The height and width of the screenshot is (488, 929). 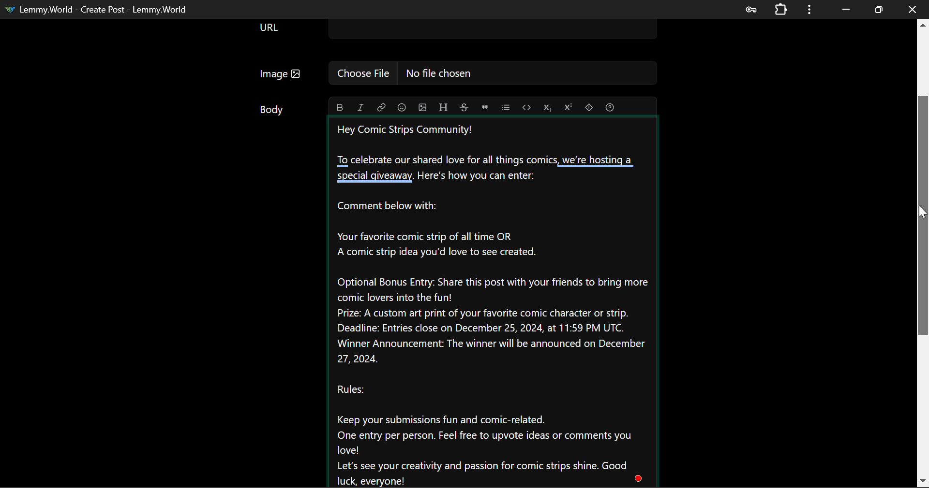 What do you see at coordinates (101, 9) in the screenshot?
I see `Lemmy.World- Create Post - Lemmy.World` at bounding box center [101, 9].